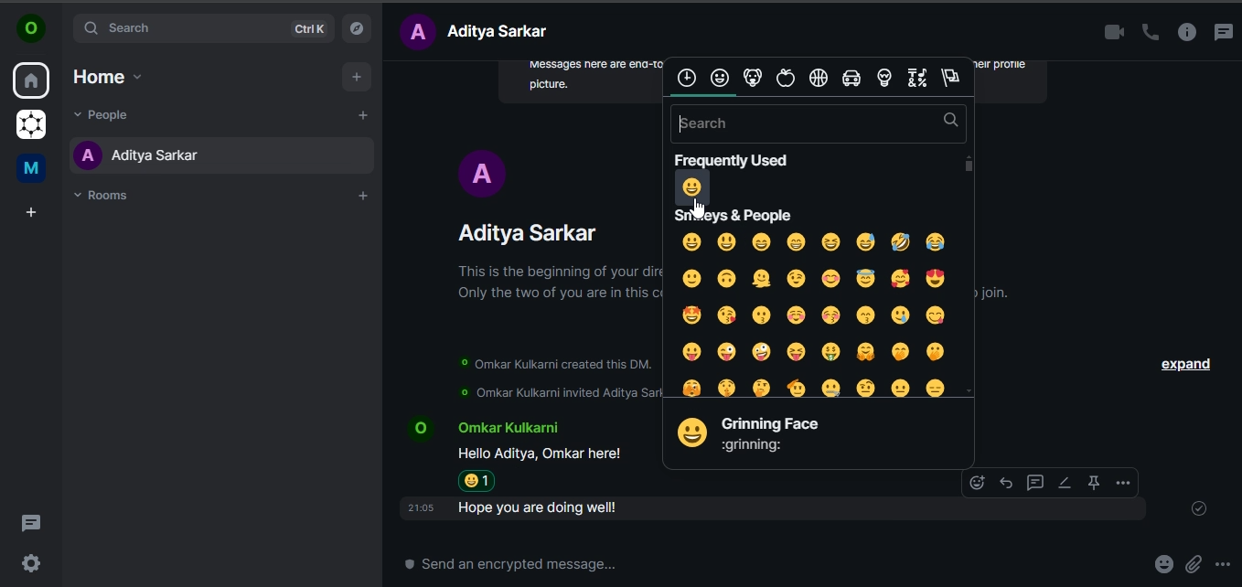  I want to click on frequently used, so click(735, 158).